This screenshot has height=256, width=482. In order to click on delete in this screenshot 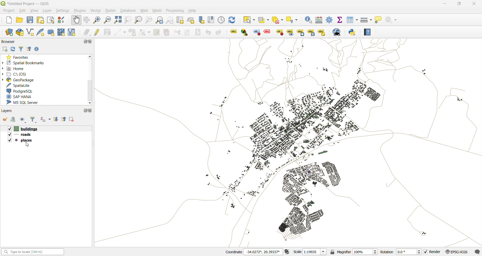, I will do `click(167, 32)`.